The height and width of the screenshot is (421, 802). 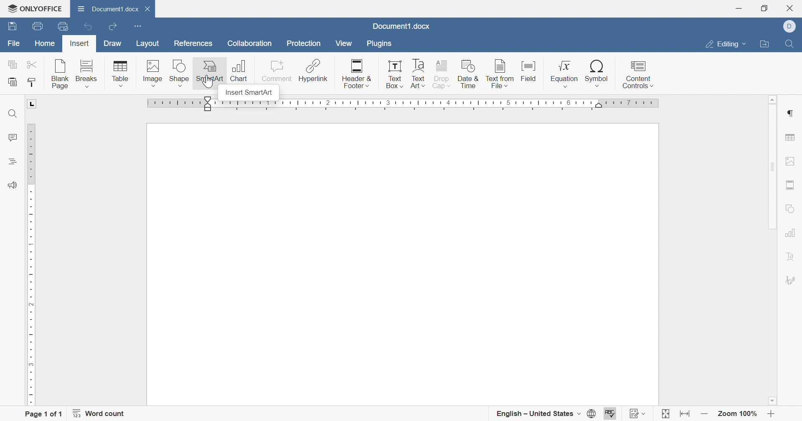 I want to click on Page 1 of 1, so click(x=42, y=413).